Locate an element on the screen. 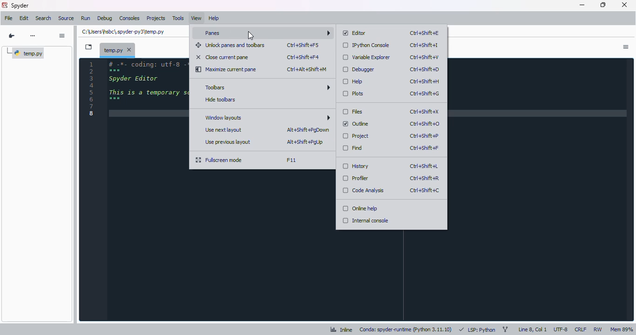  shortcut for outline is located at coordinates (424, 124).